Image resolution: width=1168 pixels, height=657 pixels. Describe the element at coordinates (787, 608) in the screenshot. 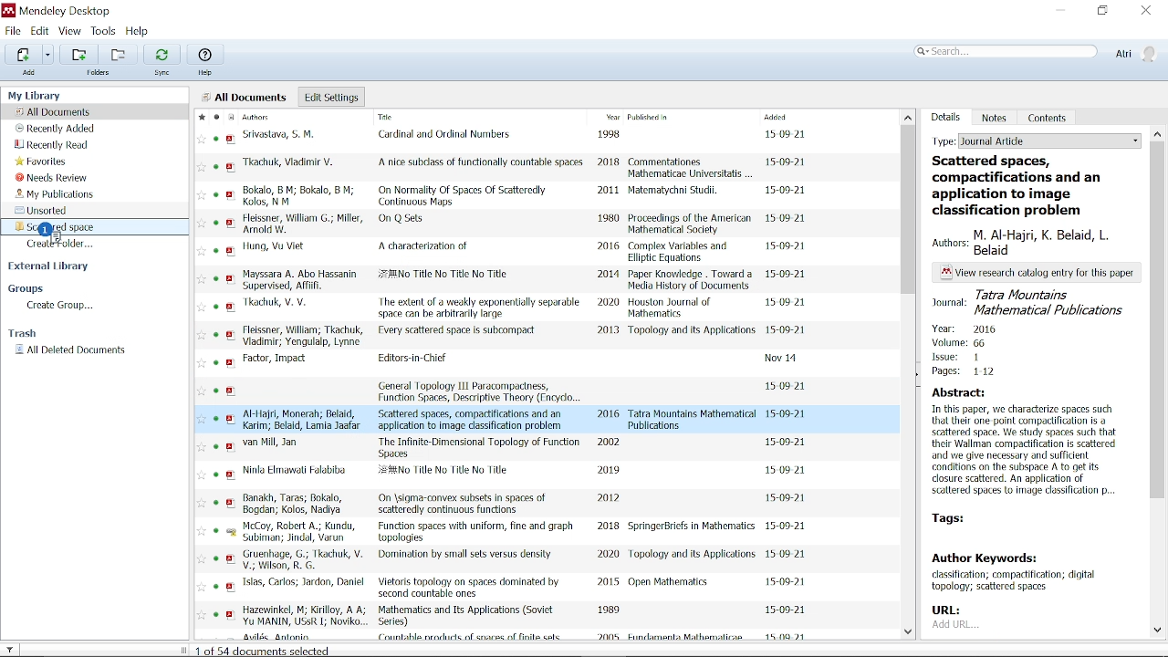

I see `Date` at that location.